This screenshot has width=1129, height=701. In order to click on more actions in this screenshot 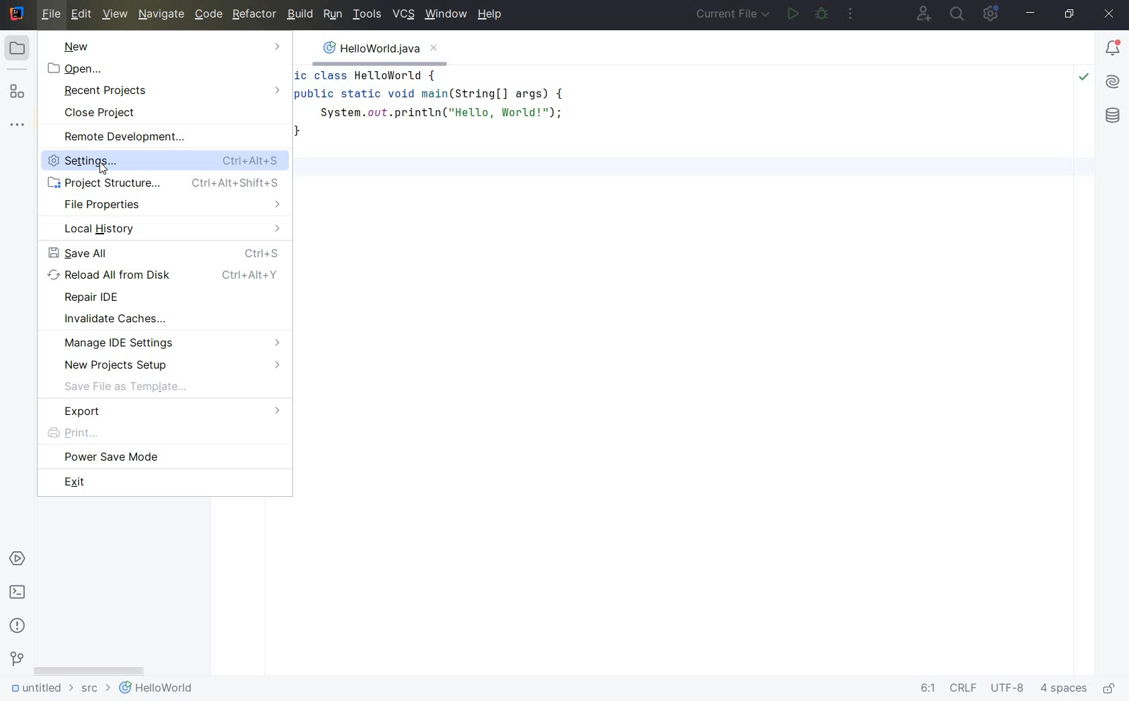, I will do `click(852, 13)`.